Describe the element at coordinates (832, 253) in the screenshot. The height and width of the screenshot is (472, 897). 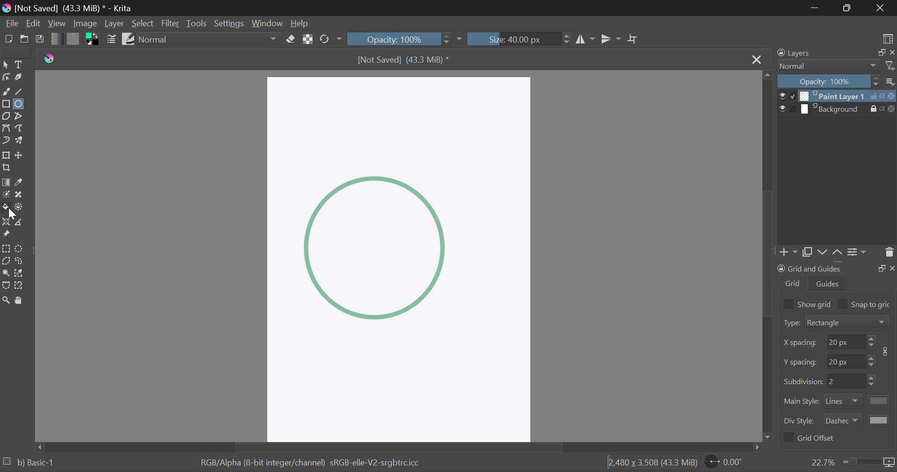
I see `Movement of Layers` at that location.